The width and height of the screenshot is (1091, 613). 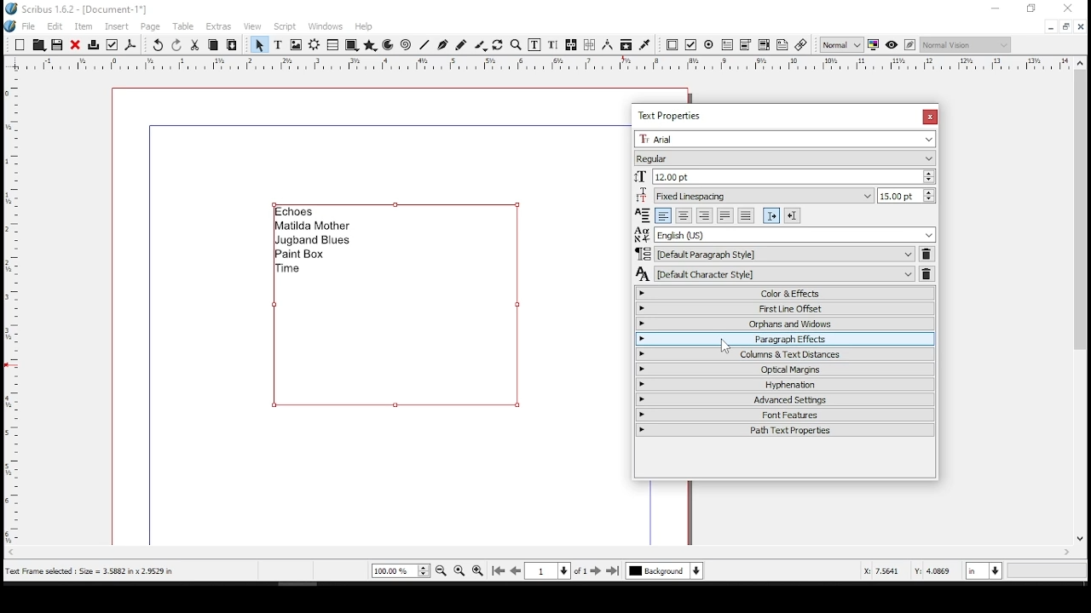 I want to click on restore, so click(x=1065, y=26).